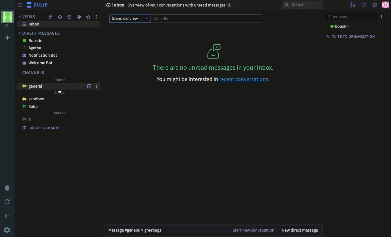 This screenshot has height=237, width=391. Describe the element at coordinates (60, 113) in the screenshot. I see `inactive` at that location.